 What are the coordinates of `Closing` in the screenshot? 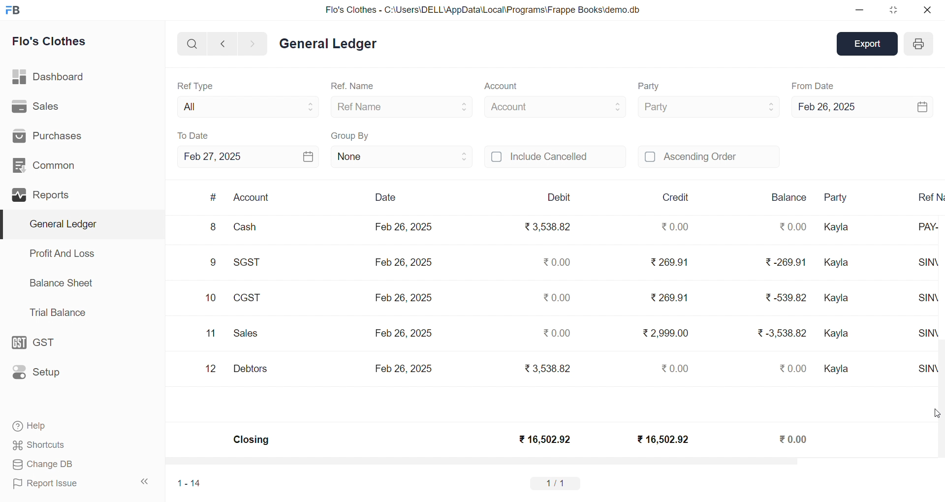 It's located at (252, 441).